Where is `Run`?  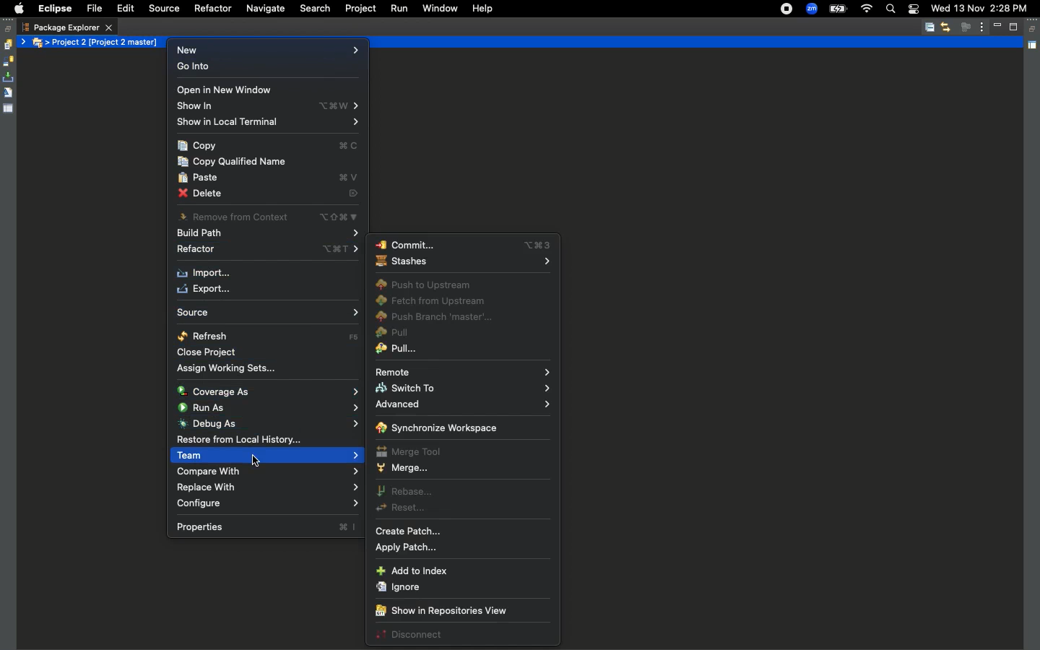 Run is located at coordinates (398, 9).